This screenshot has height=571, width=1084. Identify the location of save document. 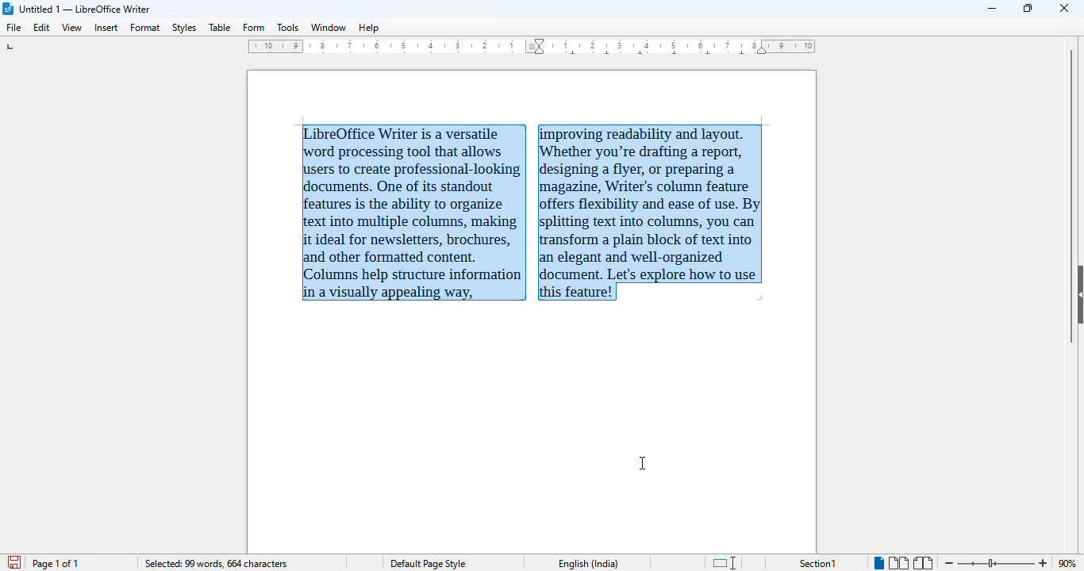
(13, 560).